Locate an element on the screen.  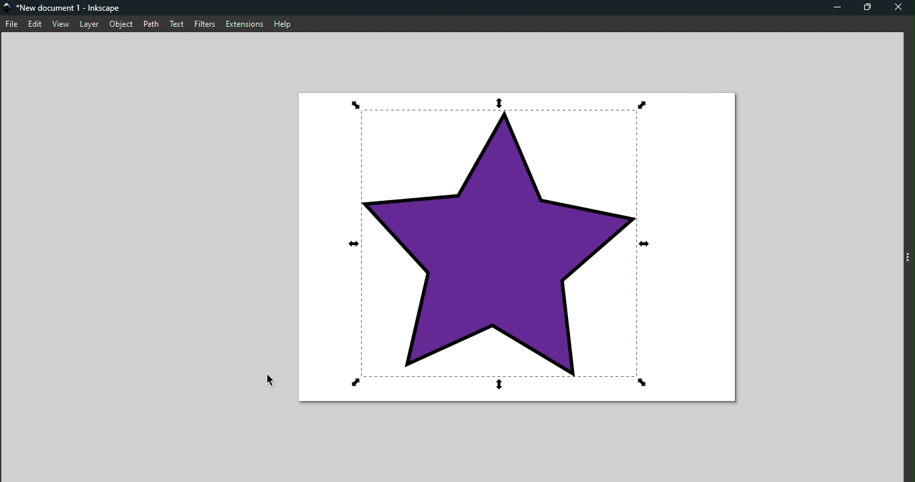
Maximize is located at coordinates (867, 7).